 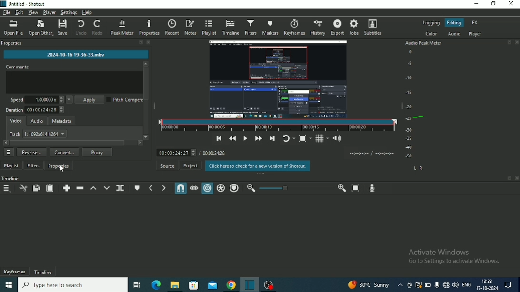 I want to click on Record audio, so click(x=372, y=188).